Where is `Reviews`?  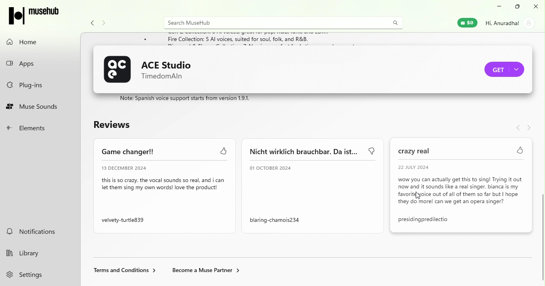
Reviews is located at coordinates (119, 125).